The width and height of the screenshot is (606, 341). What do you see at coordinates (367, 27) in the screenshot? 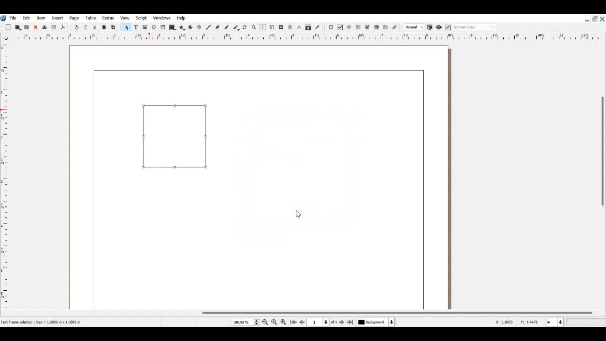
I see `PDF Combo Box` at bounding box center [367, 27].